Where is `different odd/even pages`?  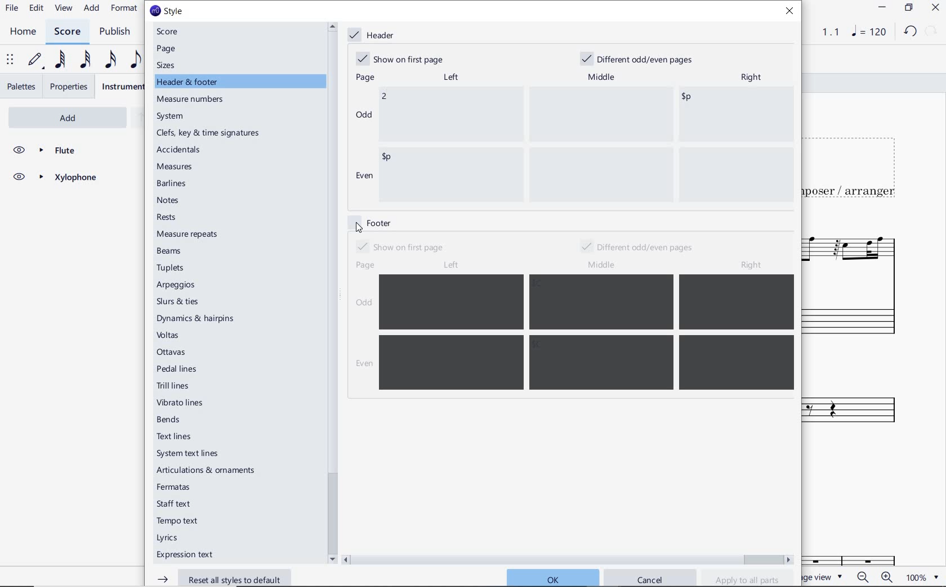
different odd/even pages is located at coordinates (641, 57).